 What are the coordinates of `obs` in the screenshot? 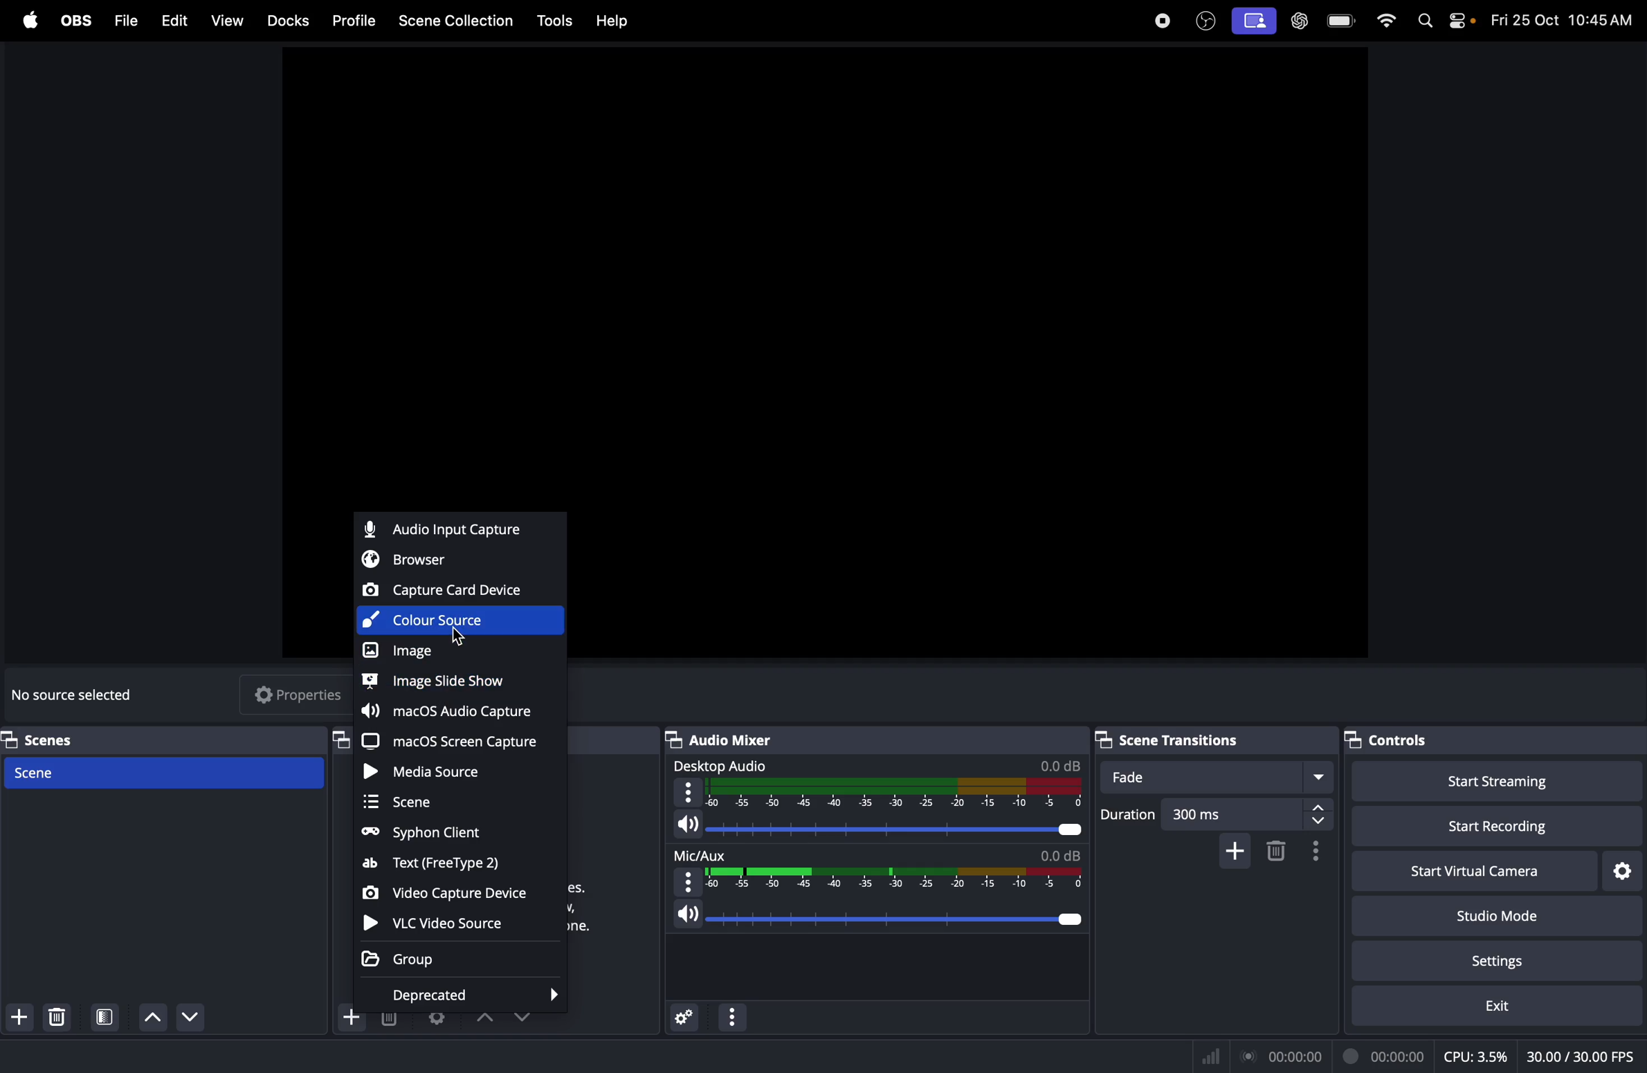 It's located at (1205, 19).